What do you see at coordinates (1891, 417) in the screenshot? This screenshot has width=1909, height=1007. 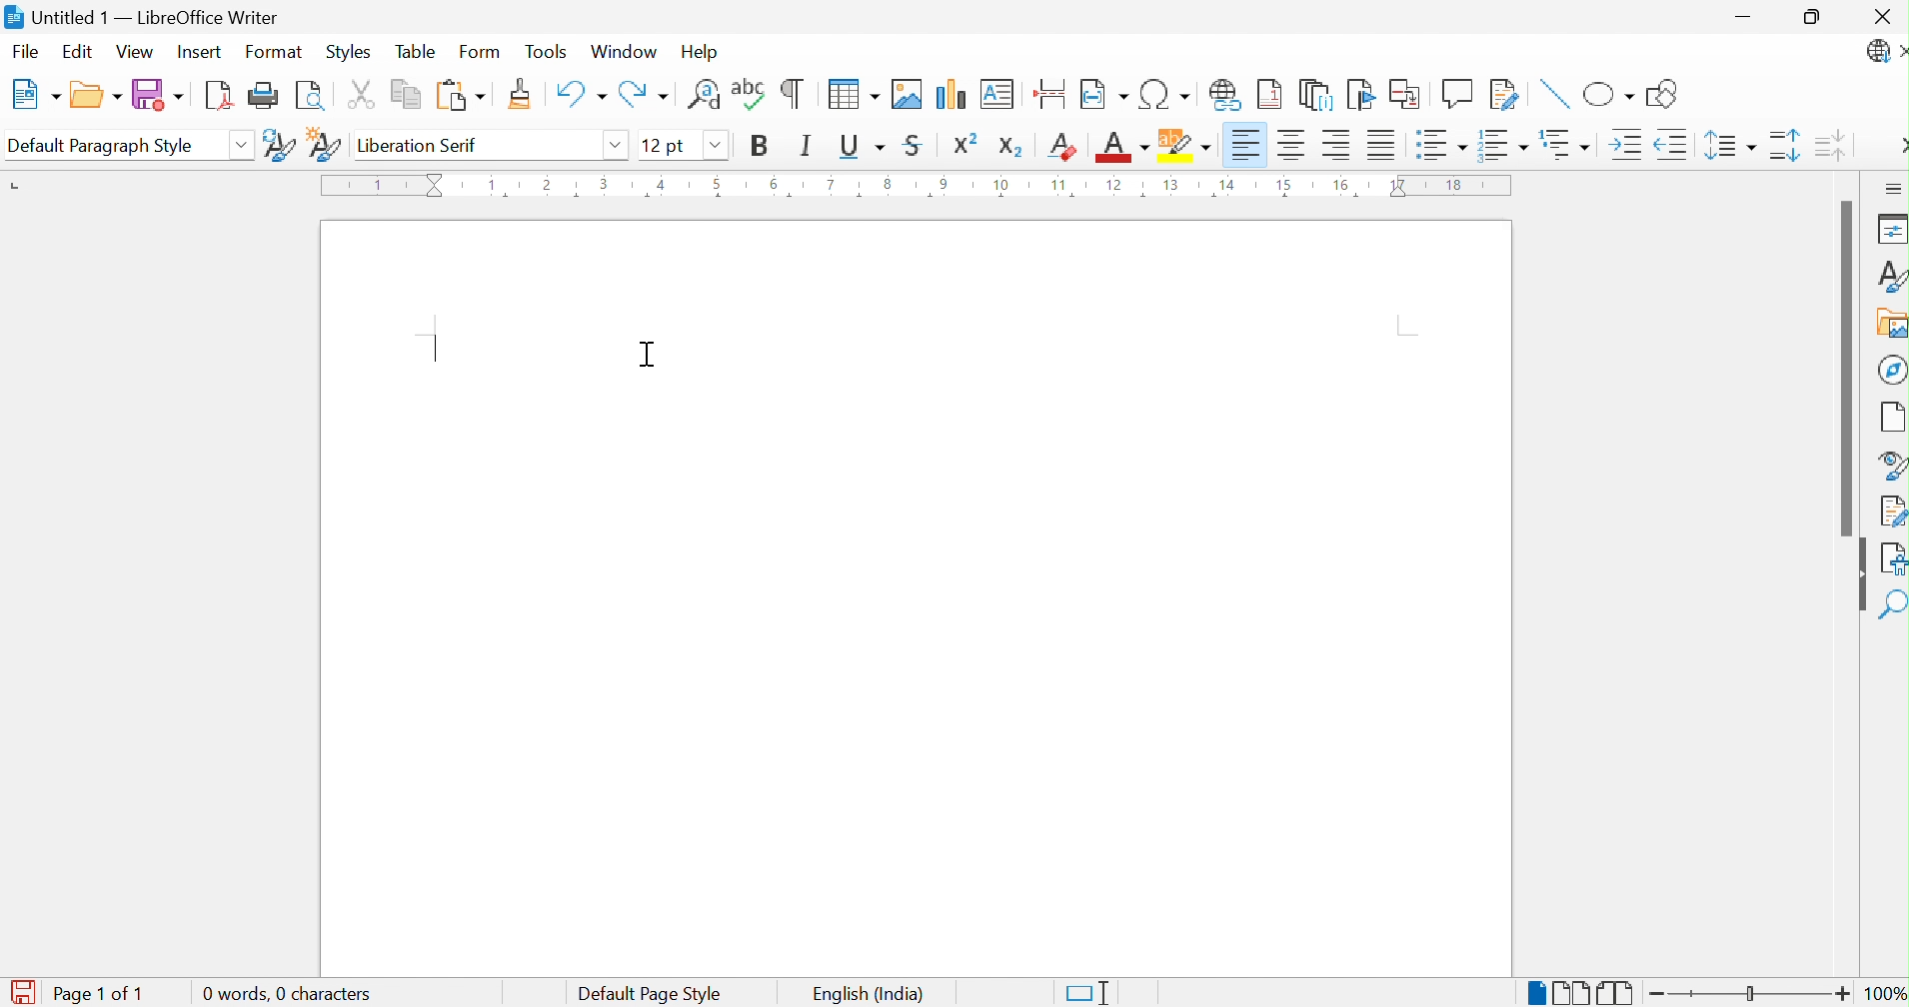 I see `Page` at bounding box center [1891, 417].